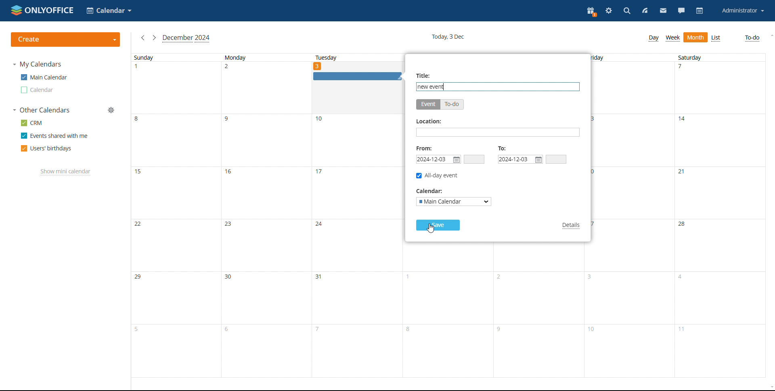 Image resolution: width=775 pixels, height=391 pixels. I want to click on saturday, so click(719, 215).